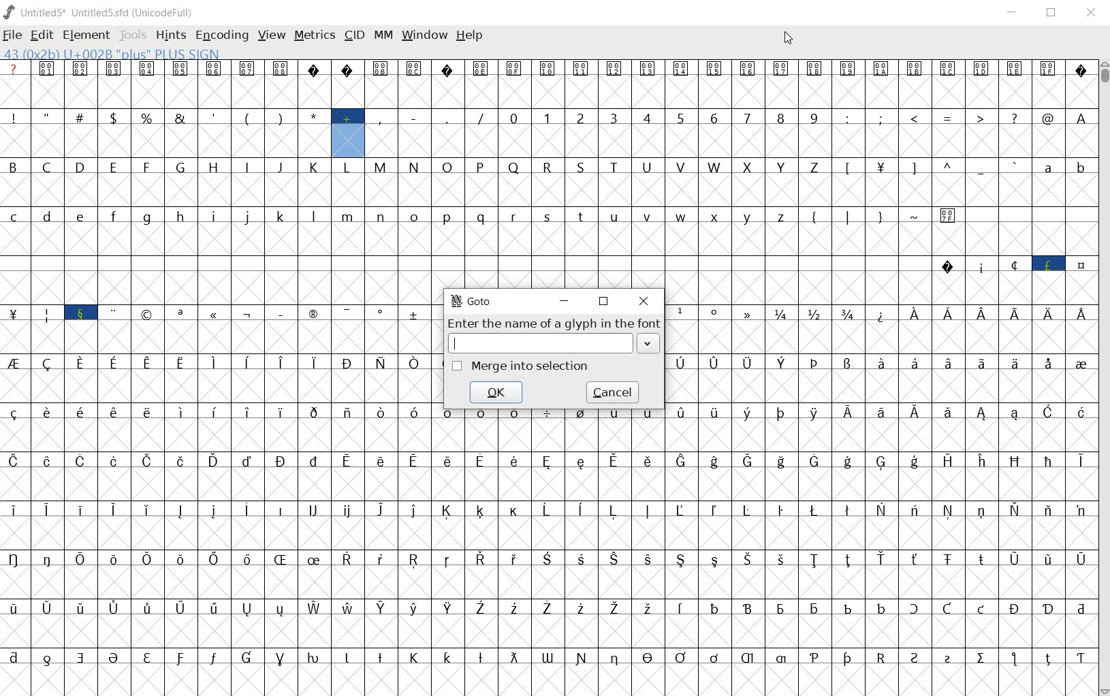 This screenshot has width=1110, height=696. What do you see at coordinates (763, 573) in the screenshot?
I see `glyph characters` at bounding box center [763, 573].